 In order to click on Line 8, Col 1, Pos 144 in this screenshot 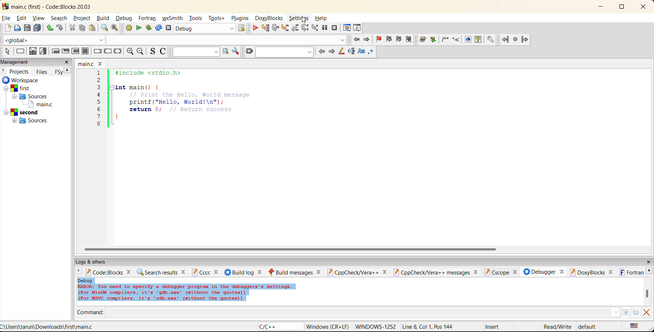, I will do `click(429, 326)`.